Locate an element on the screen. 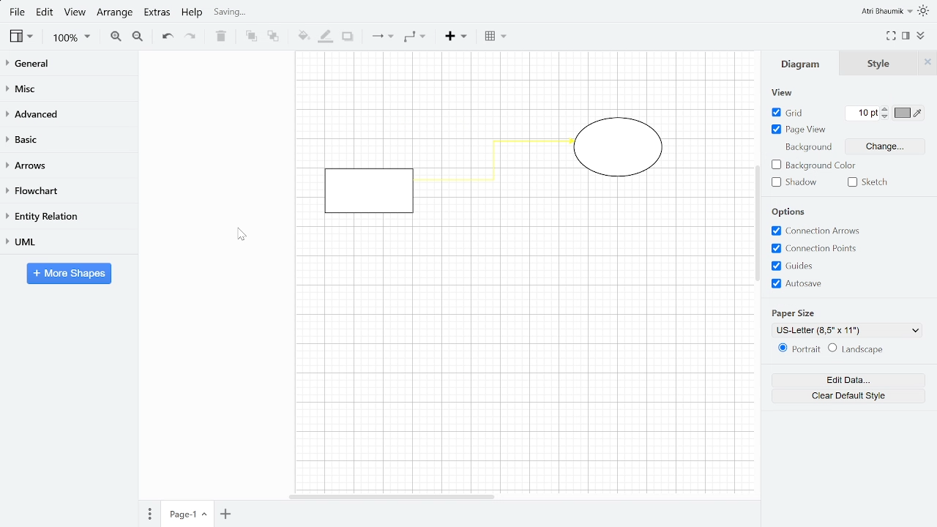  UML is located at coordinates (66, 242).